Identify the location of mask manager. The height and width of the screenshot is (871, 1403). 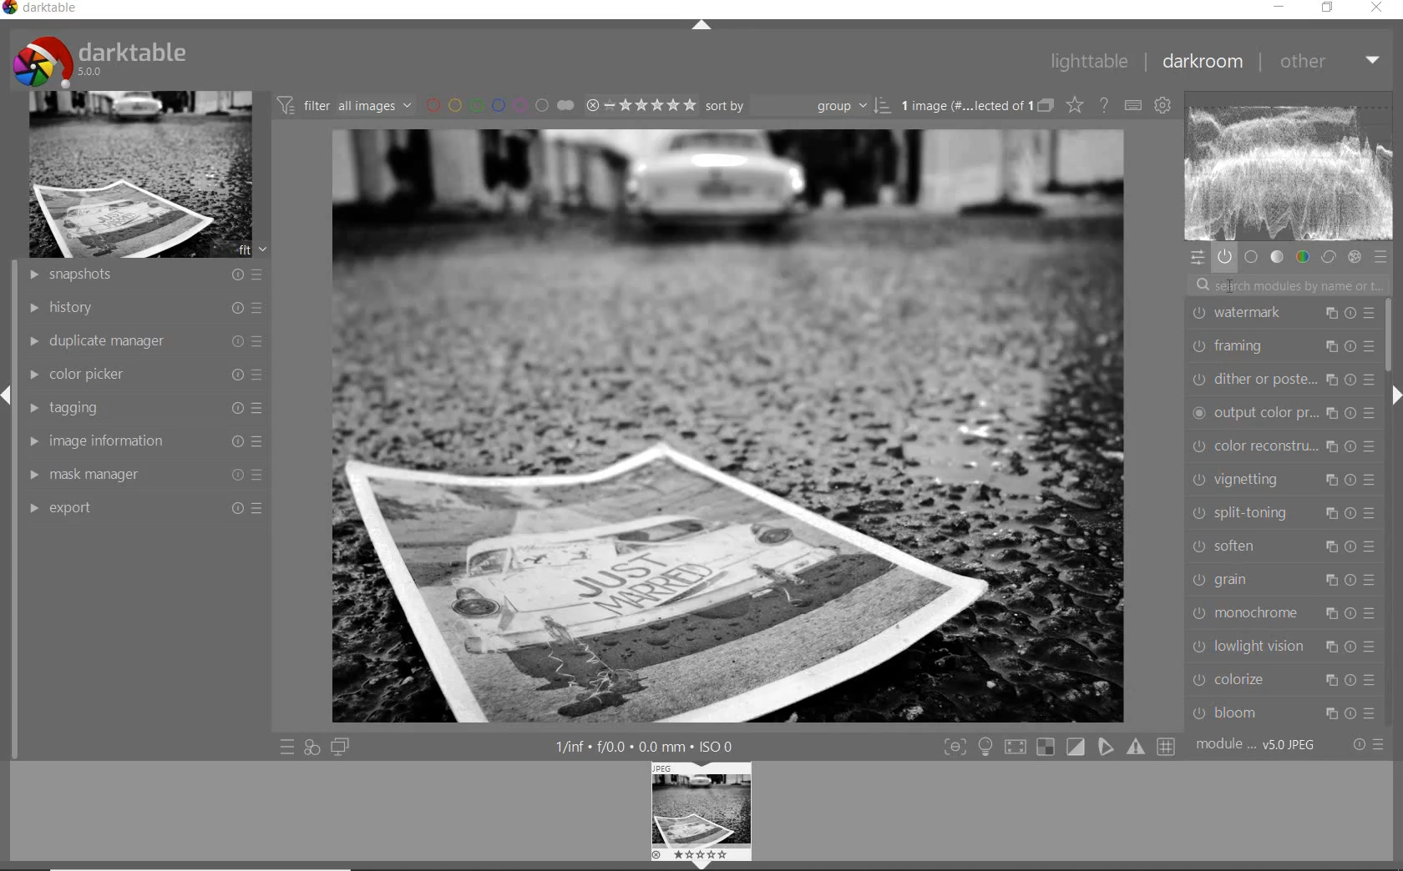
(147, 473).